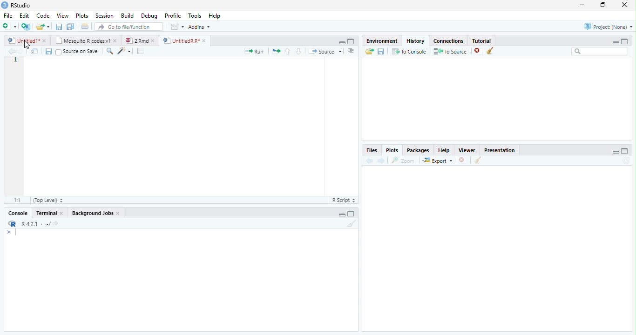 Image resolution: width=636 pixels, height=335 pixels. What do you see at coordinates (627, 161) in the screenshot?
I see `Refresh current plot` at bounding box center [627, 161].